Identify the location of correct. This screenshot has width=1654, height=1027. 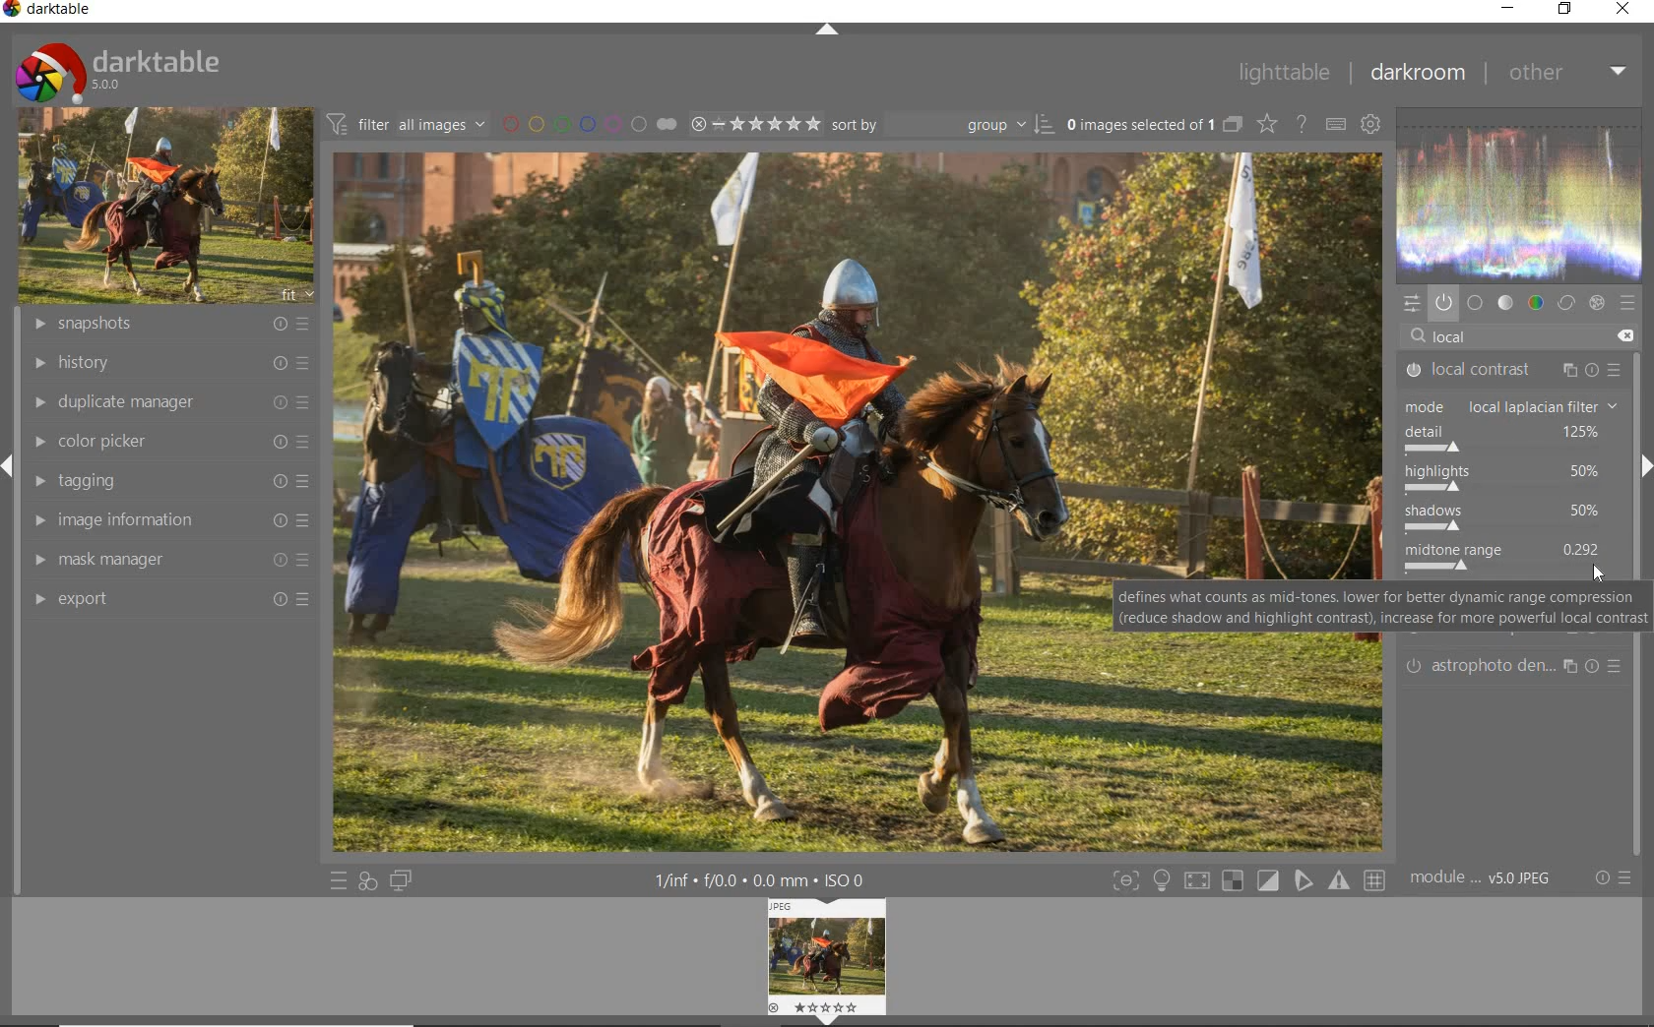
(1567, 303).